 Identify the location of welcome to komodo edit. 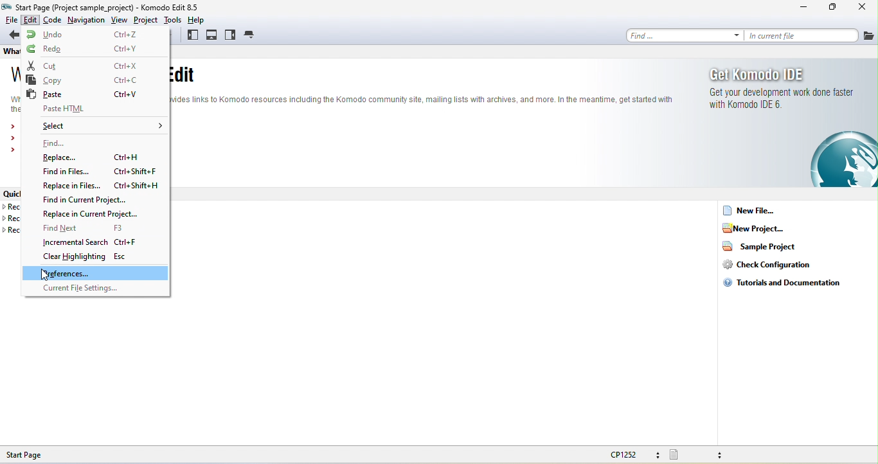
(185, 76).